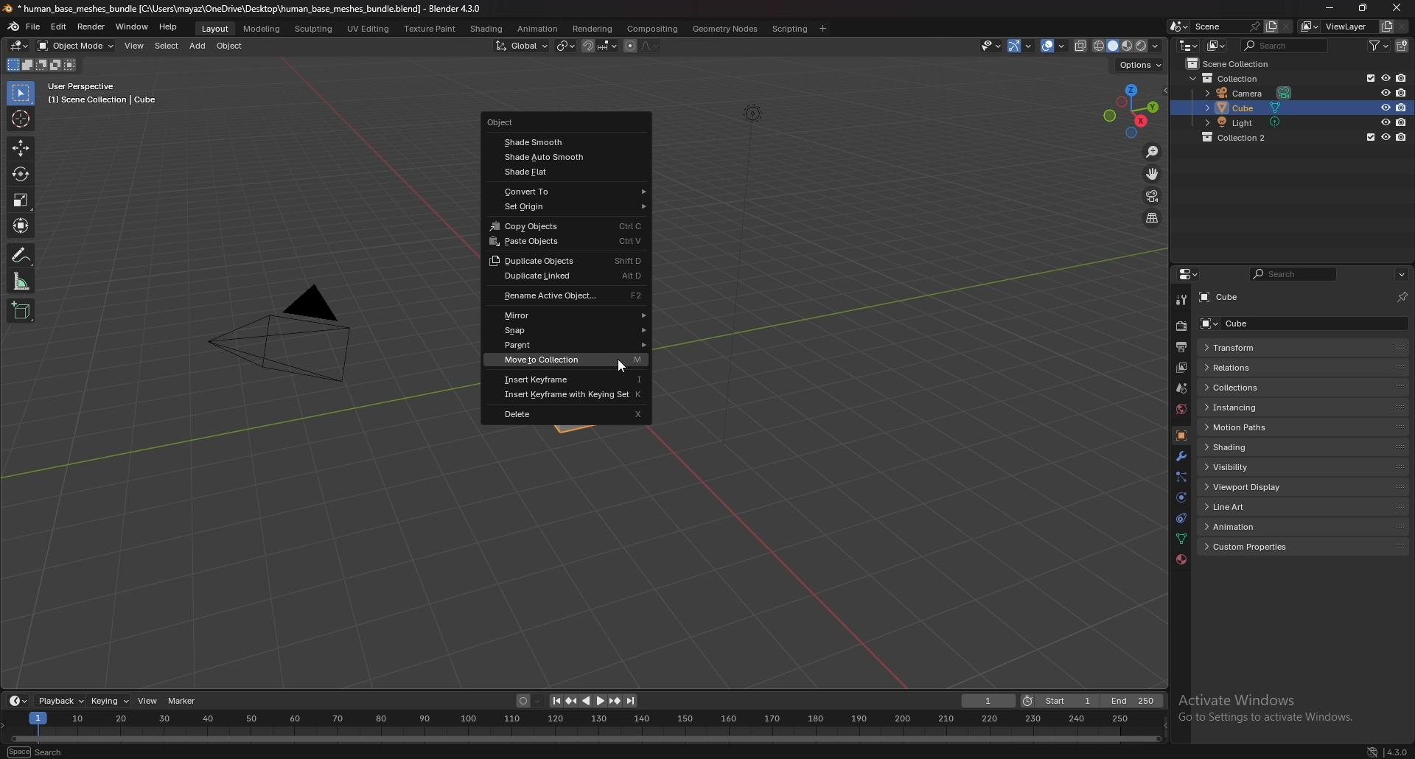 This screenshot has width=1415, height=759. Describe the element at coordinates (198, 46) in the screenshot. I see `add` at that location.